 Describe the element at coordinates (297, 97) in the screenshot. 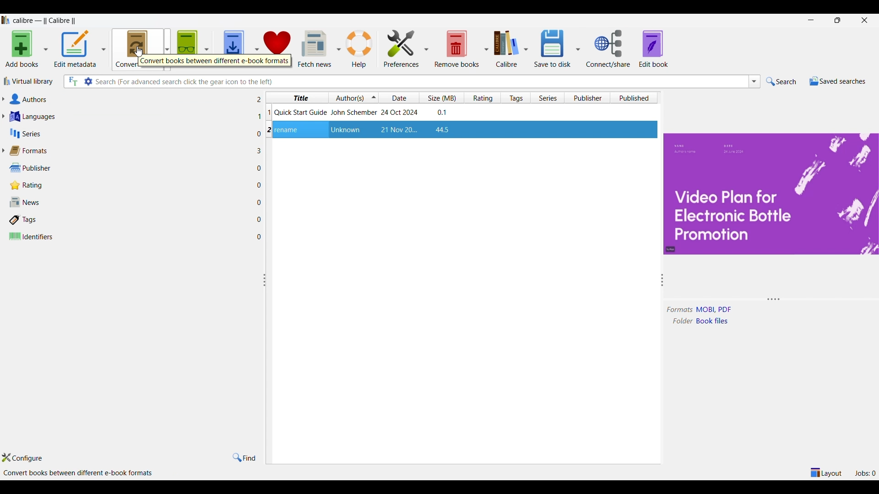

I see `Title column` at that location.